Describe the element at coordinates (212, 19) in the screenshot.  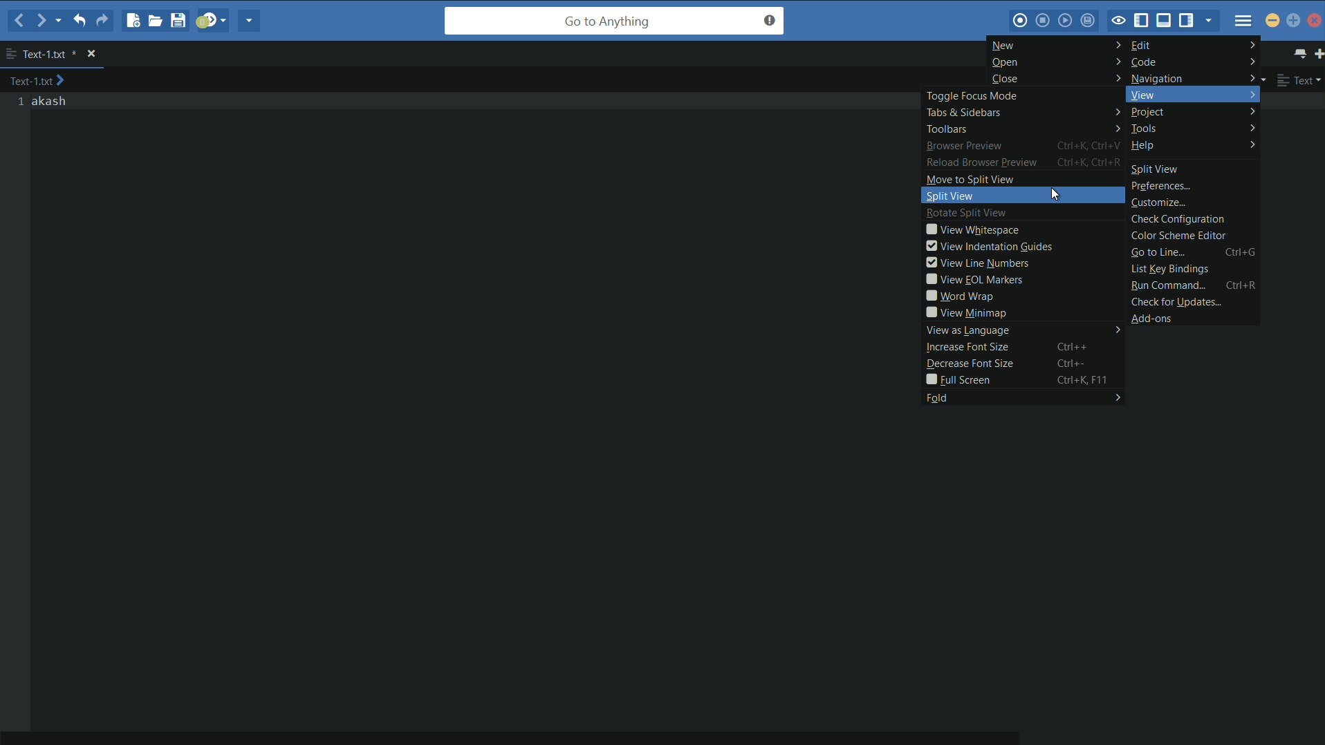
I see `jump to next syntax checking result` at that location.